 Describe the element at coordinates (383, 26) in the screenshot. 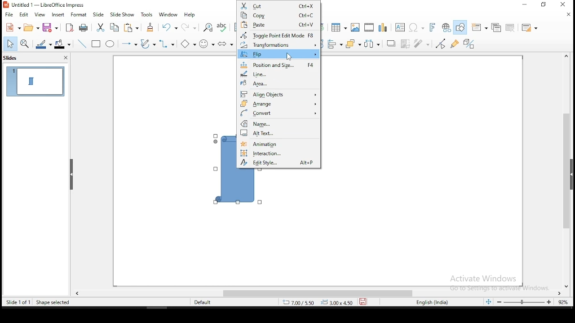

I see `charts` at that location.